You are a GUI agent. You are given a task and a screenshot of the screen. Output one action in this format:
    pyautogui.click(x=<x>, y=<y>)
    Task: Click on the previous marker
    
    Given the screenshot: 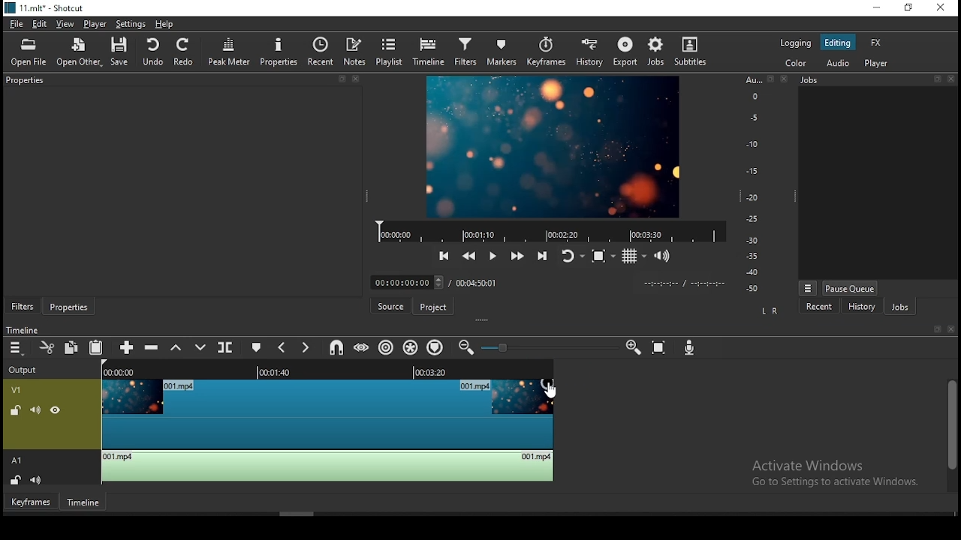 What is the action you would take?
    pyautogui.click(x=282, y=347)
    